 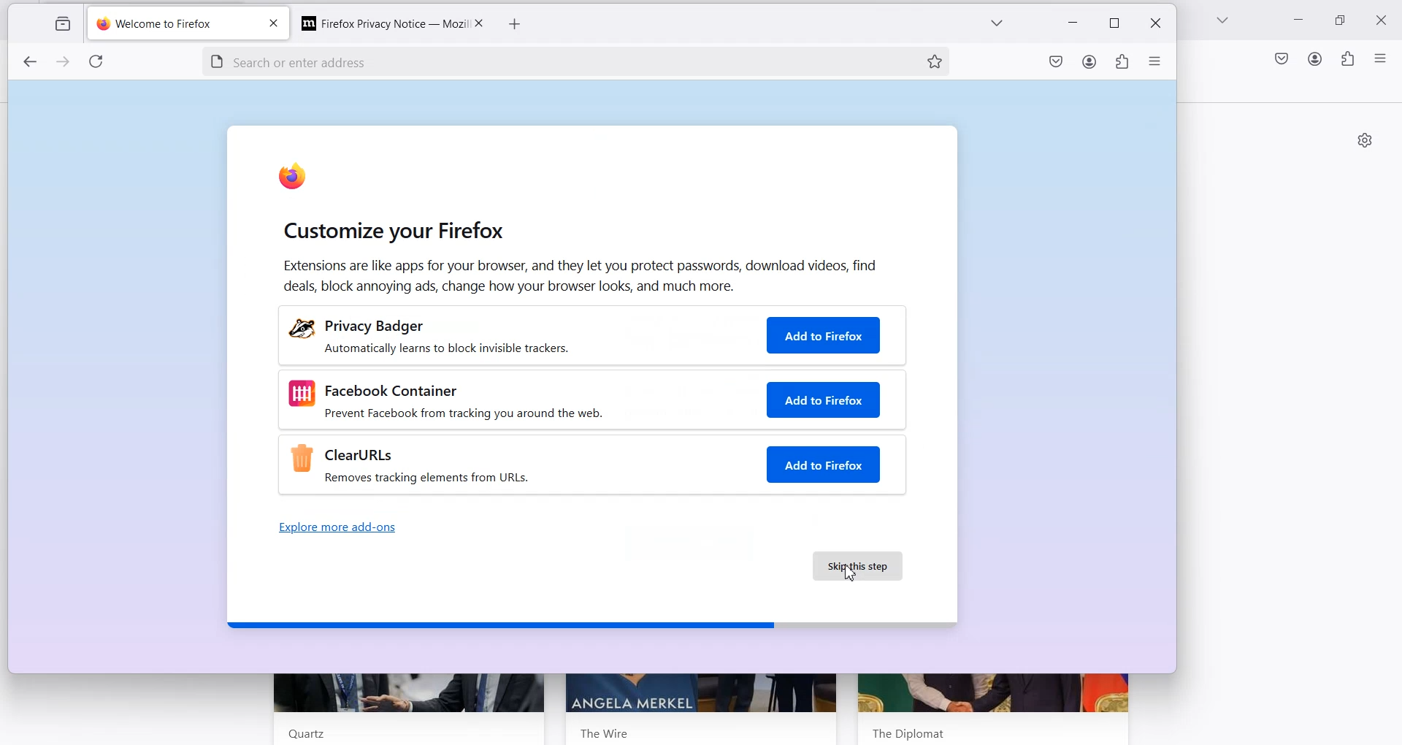 What do you see at coordinates (383, 324) in the screenshot?
I see `Privacy Badger` at bounding box center [383, 324].